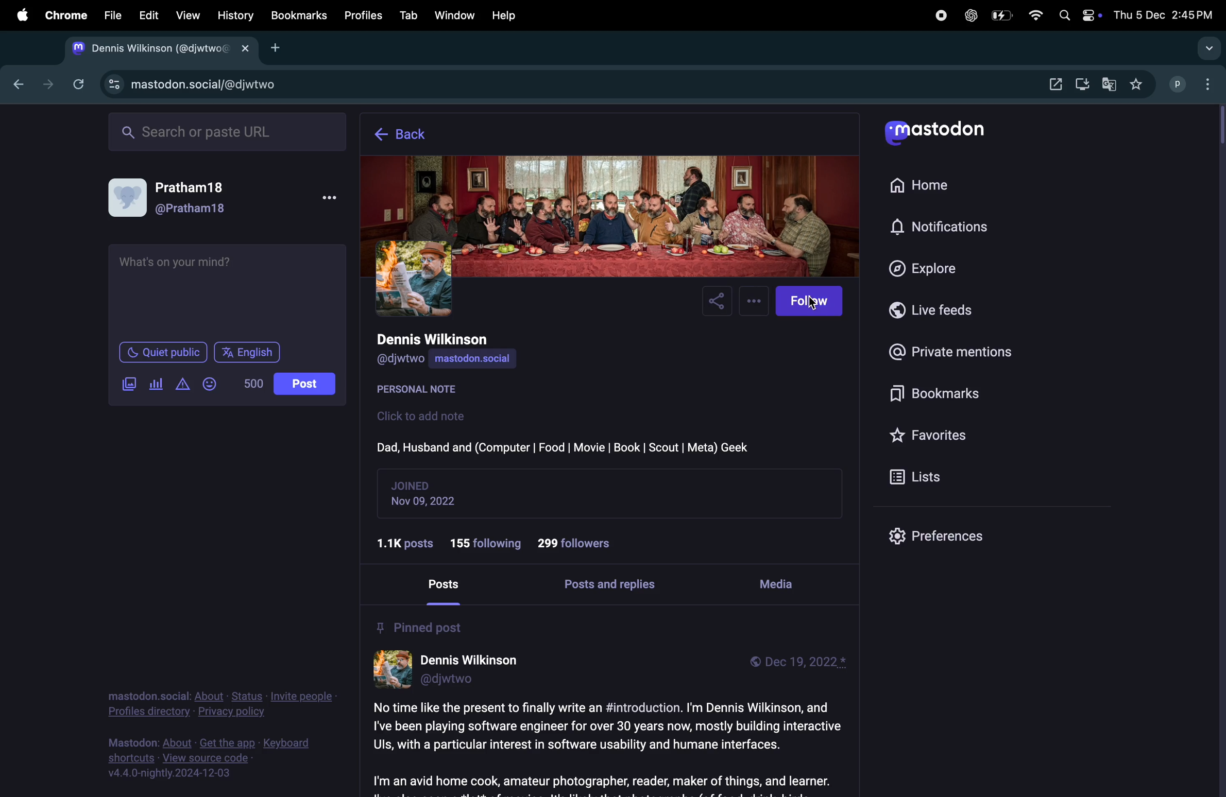  I want to click on pricvacy policy, so click(217, 705).